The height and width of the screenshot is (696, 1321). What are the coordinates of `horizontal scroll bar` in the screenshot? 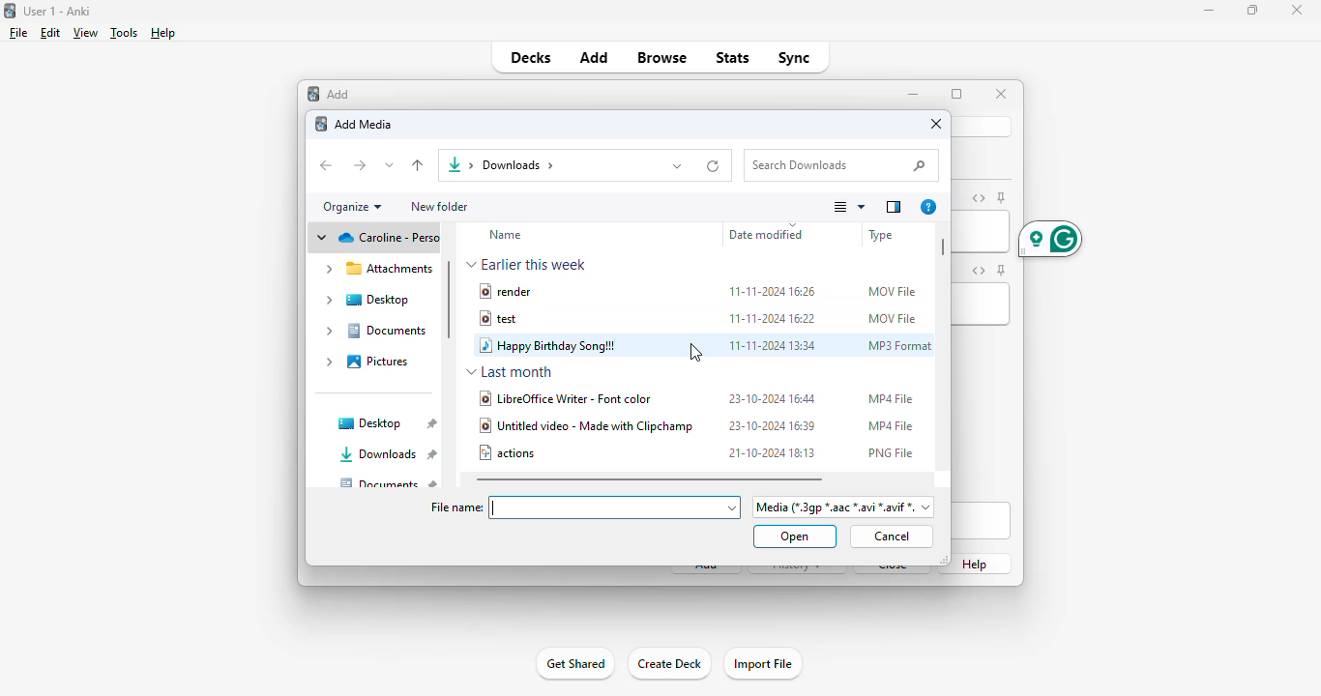 It's located at (649, 479).